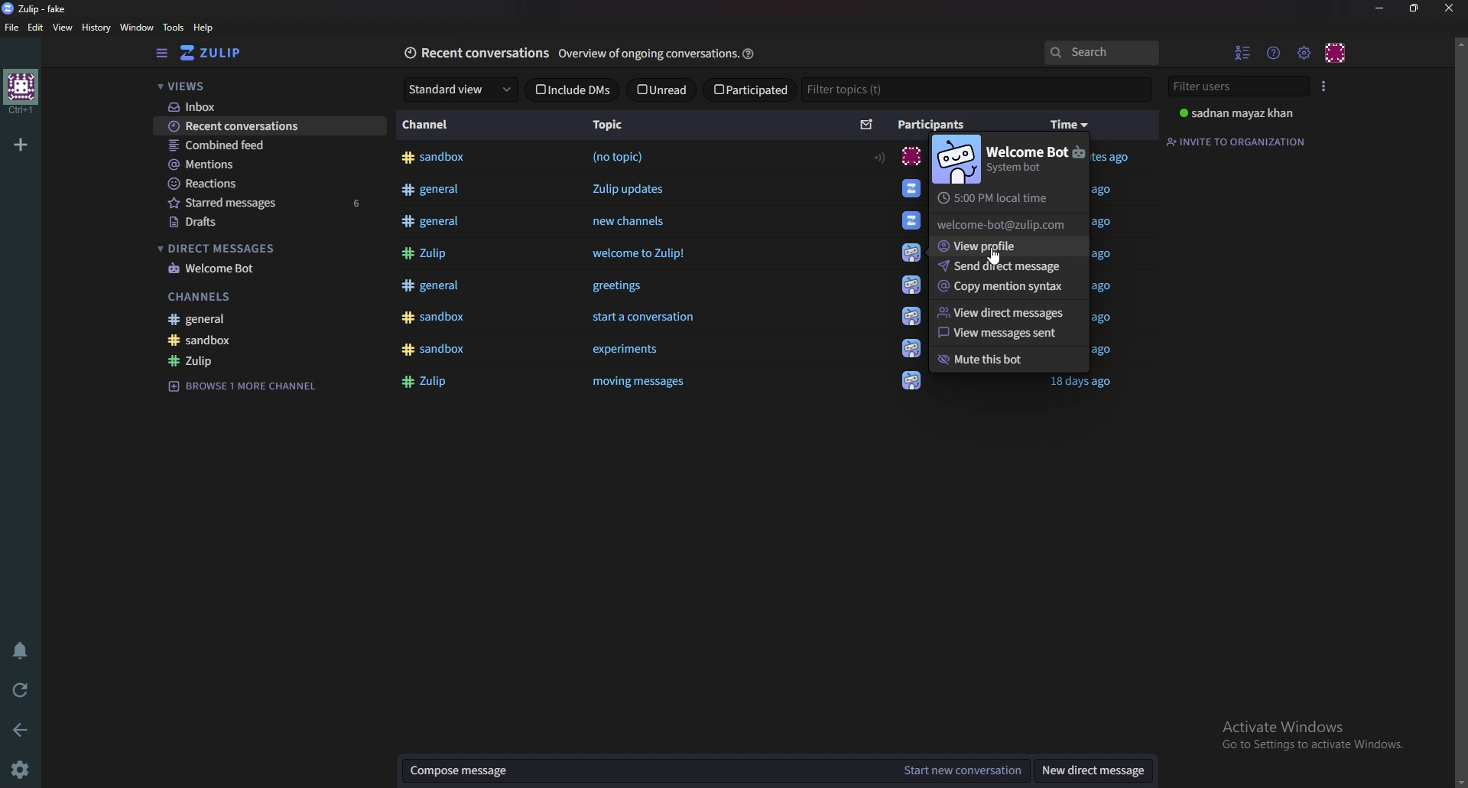  I want to click on History, so click(96, 28).